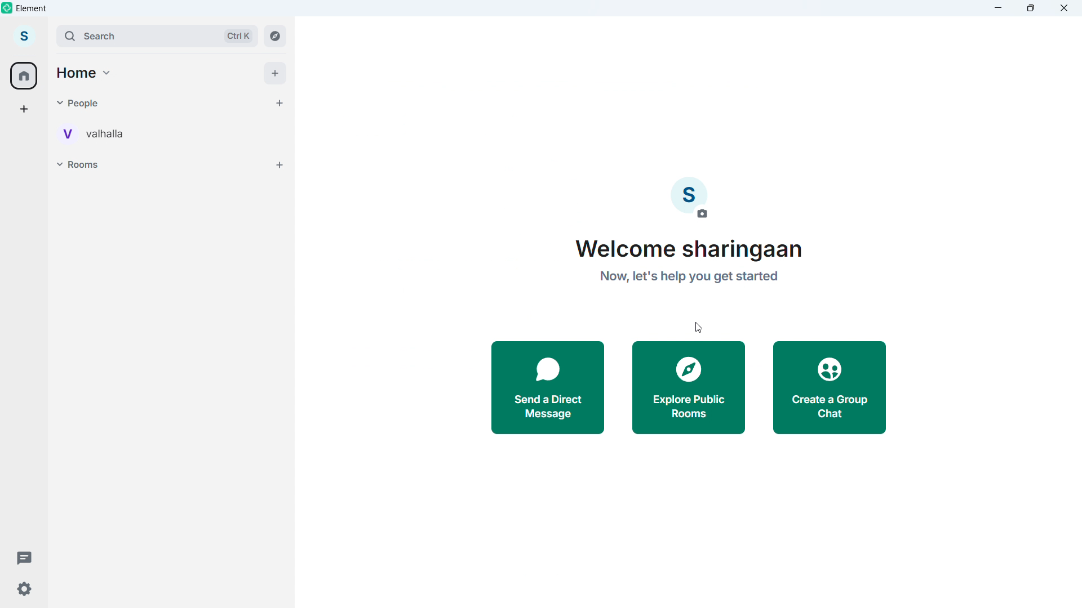 The width and height of the screenshot is (1082, 608). Describe the element at coordinates (689, 281) in the screenshot. I see `now, let's help you get started` at that location.